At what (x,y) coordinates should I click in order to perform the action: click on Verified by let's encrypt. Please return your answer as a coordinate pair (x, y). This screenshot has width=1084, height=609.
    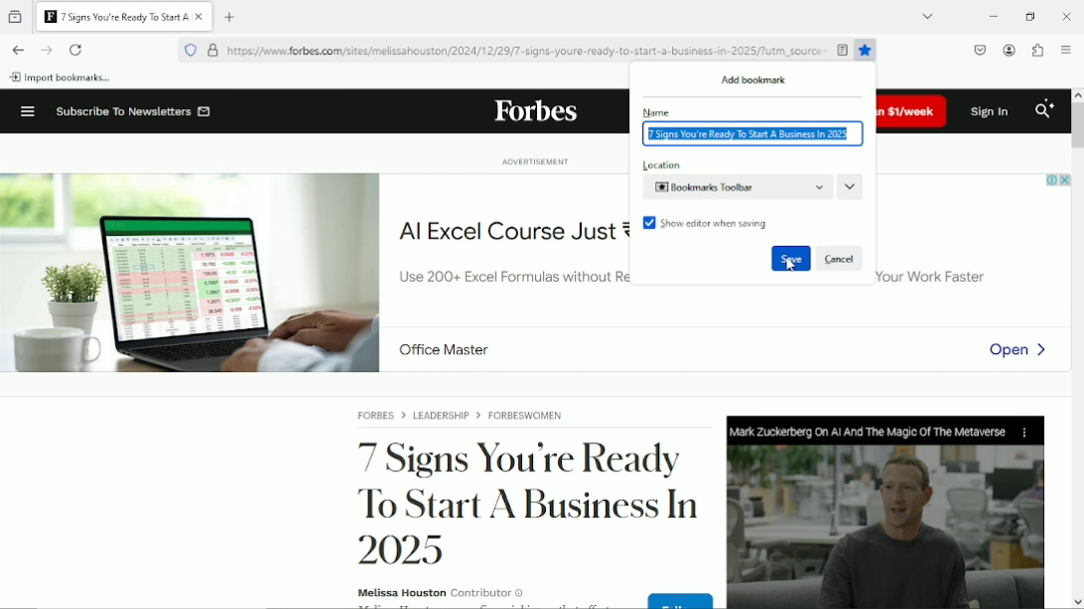
    Looking at the image, I should click on (212, 51).